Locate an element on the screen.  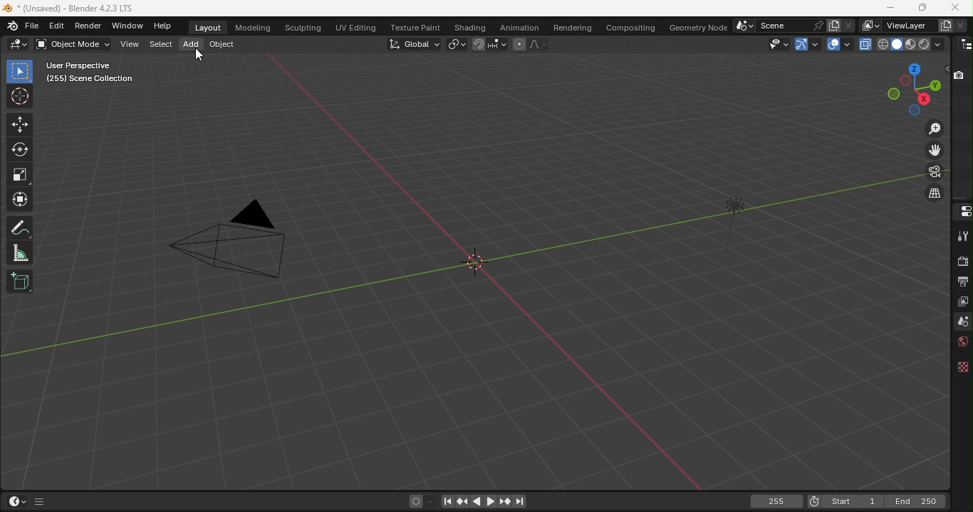
Pin scene in the workspace is located at coordinates (816, 25).